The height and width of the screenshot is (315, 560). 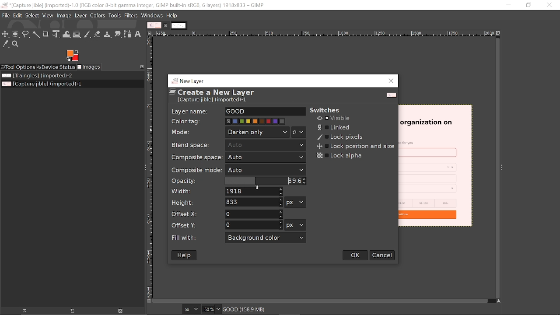 What do you see at coordinates (77, 34) in the screenshot?
I see `Gradient` at bounding box center [77, 34].